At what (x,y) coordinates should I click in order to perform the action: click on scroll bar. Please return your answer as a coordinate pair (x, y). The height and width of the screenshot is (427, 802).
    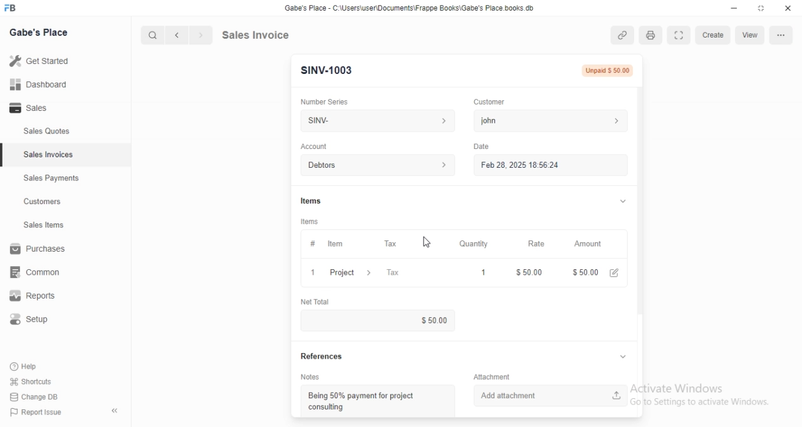
    Looking at the image, I should click on (640, 201).